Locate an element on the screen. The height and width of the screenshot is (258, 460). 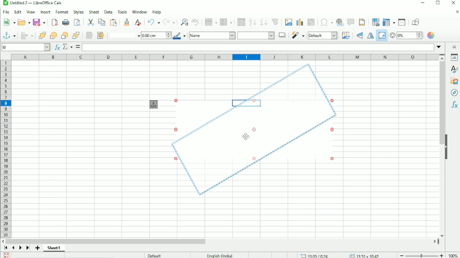
Functions is located at coordinates (454, 105).